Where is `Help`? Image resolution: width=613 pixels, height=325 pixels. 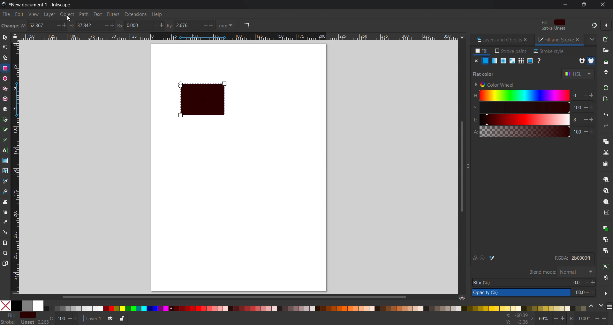 Help is located at coordinates (156, 14).